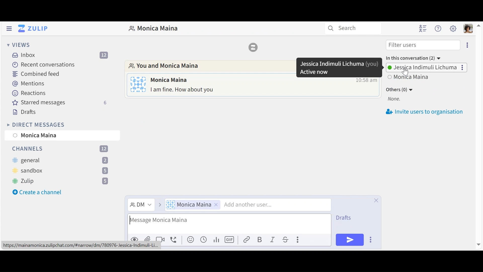 This screenshot has height=272, width=483. Describe the element at coordinates (274, 204) in the screenshot. I see `Add another user` at that location.